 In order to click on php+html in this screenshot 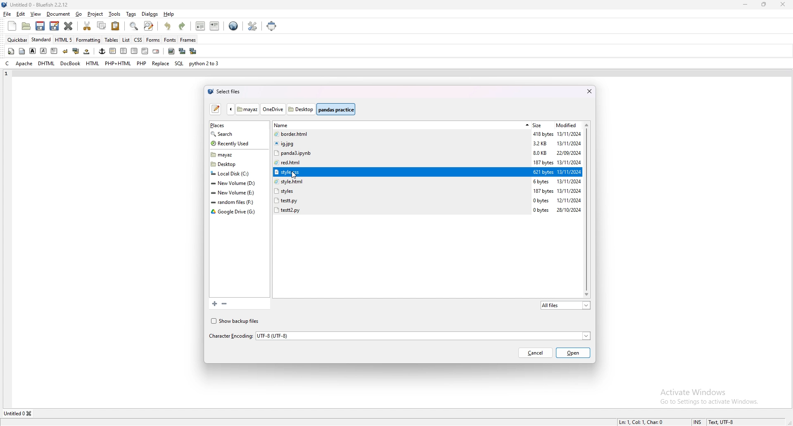, I will do `click(118, 63)`.